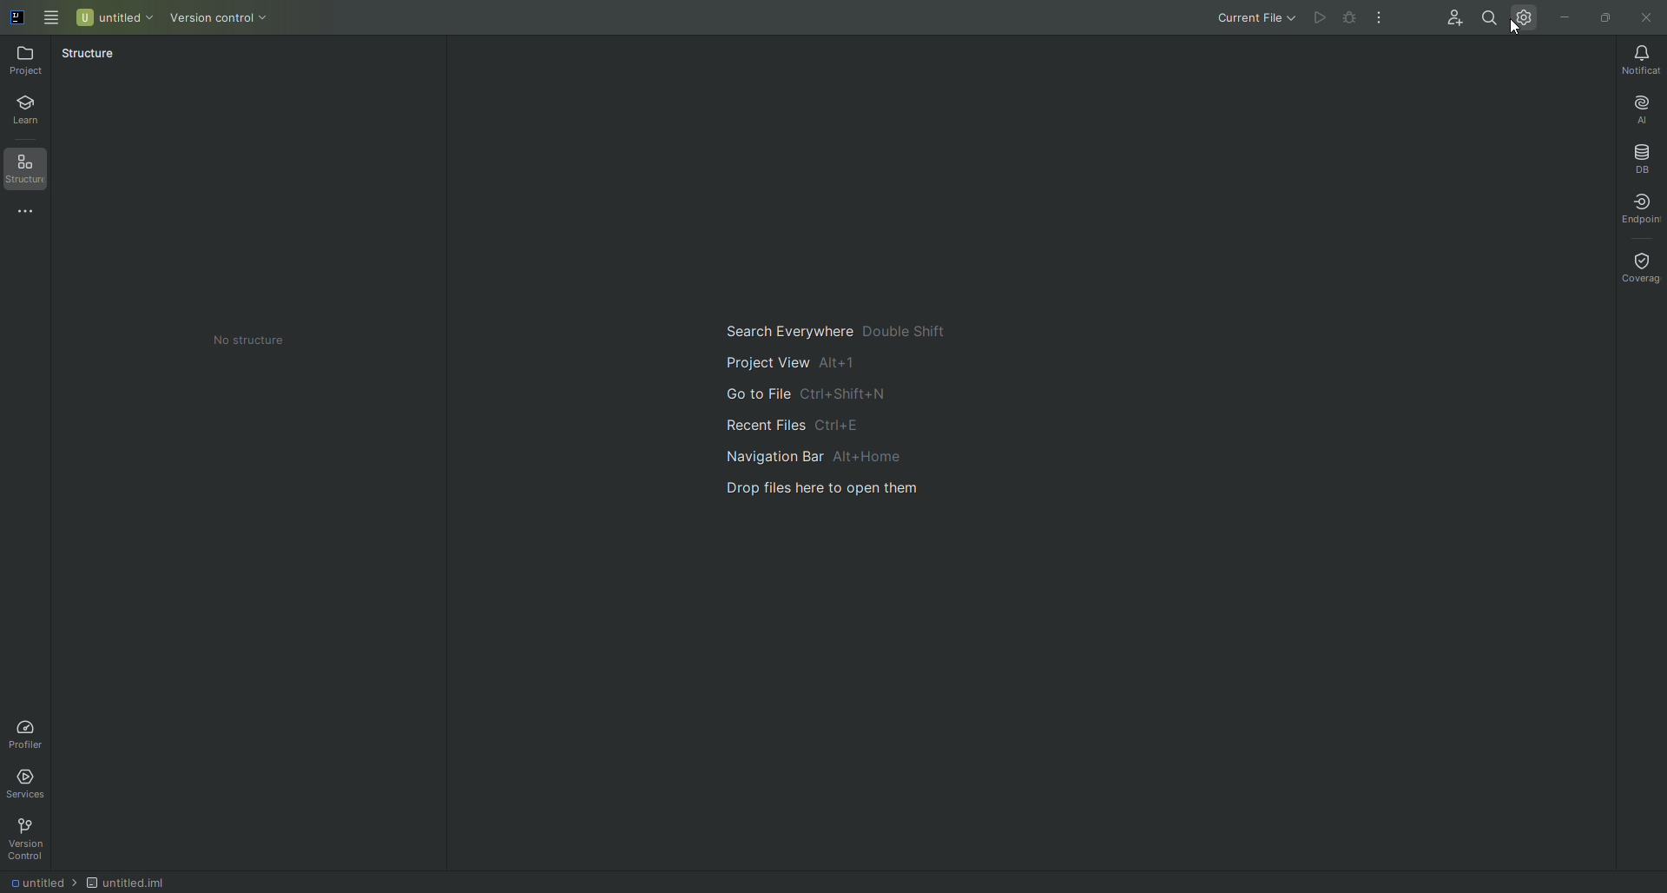  Describe the element at coordinates (1259, 19) in the screenshot. I see `Current File` at that location.